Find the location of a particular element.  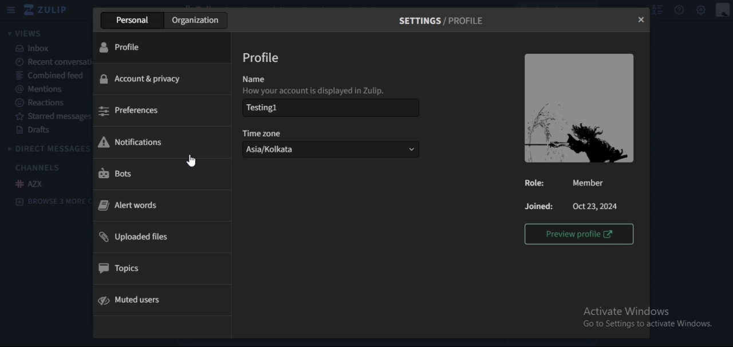

profile is located at coordinates (260, 58).